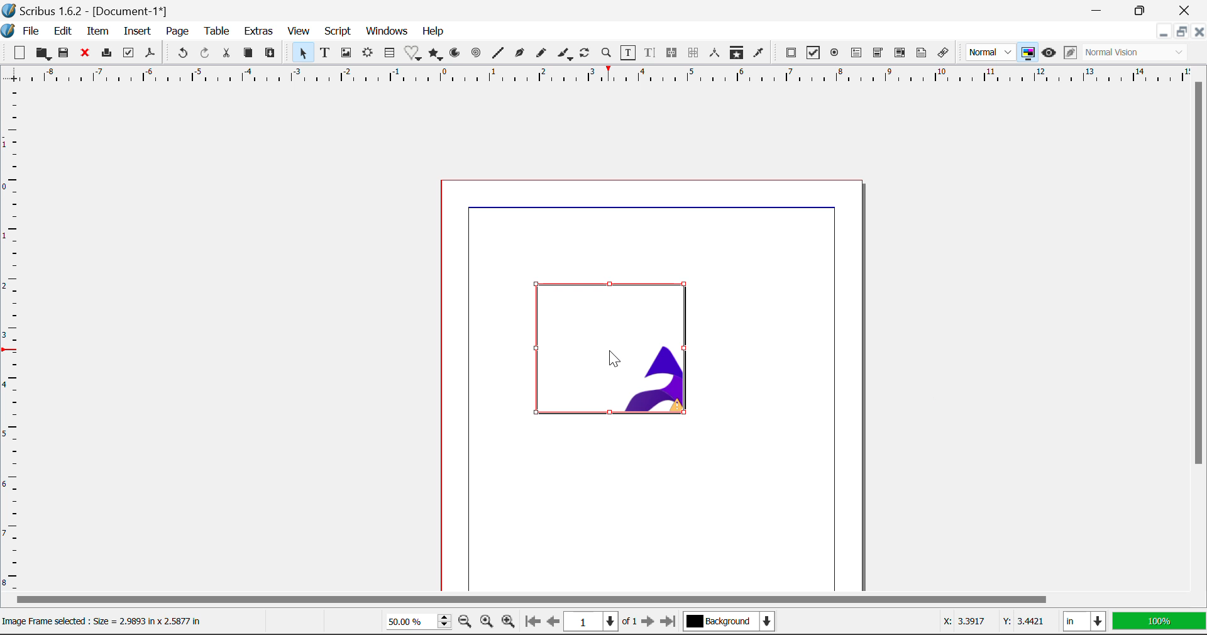 The height and width of the screenshot is (635, 1207). I want to click on Edit, so click(64, 31).